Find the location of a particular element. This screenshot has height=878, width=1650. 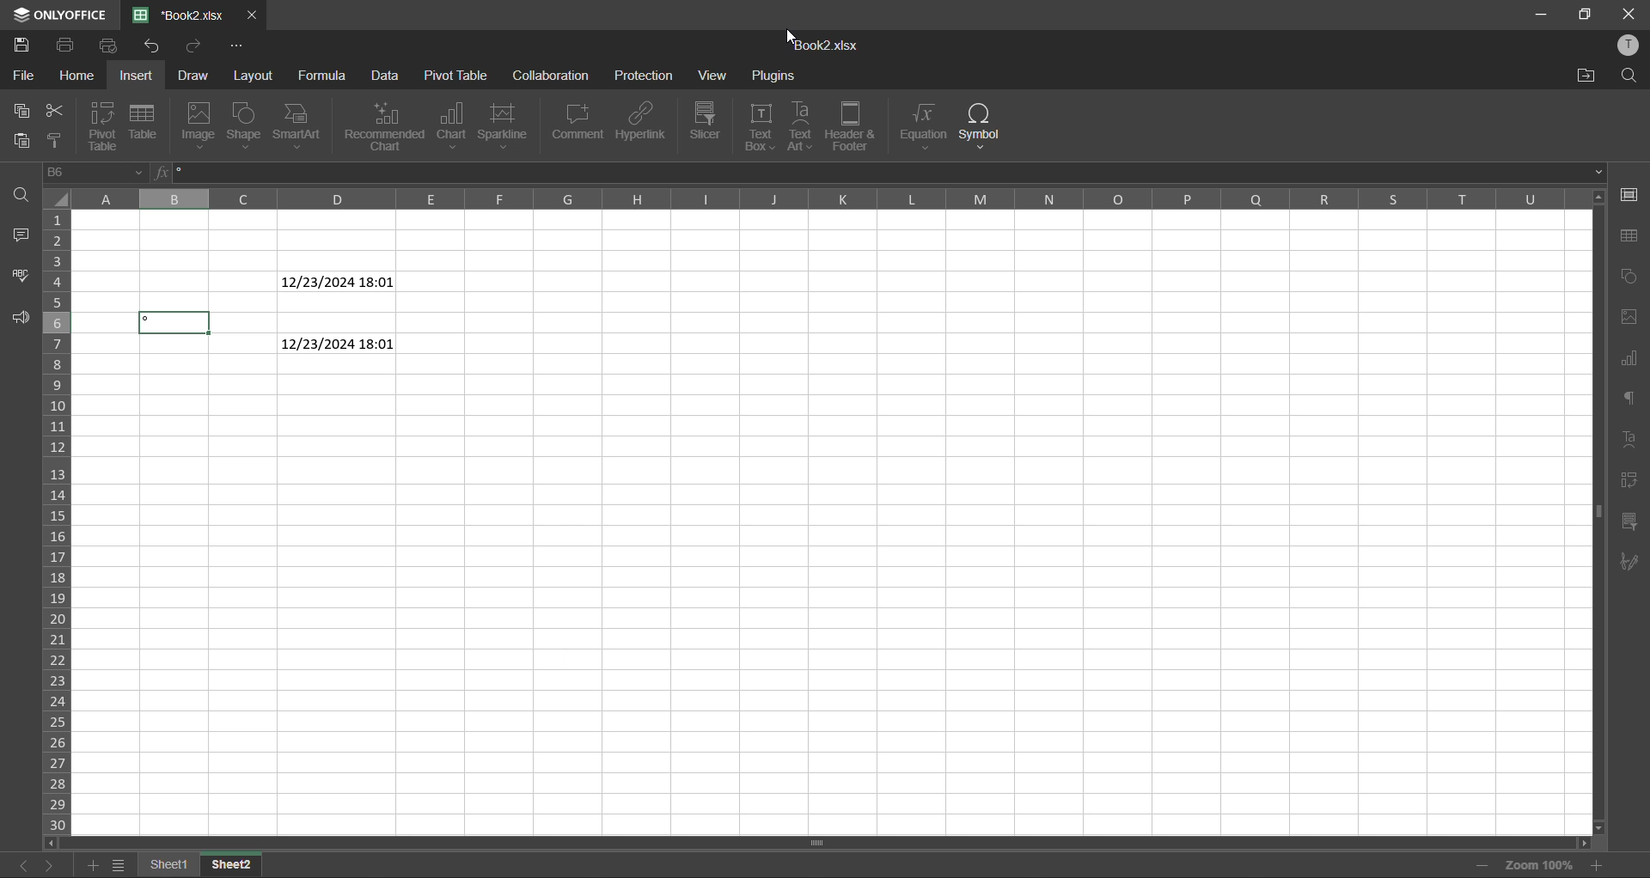

image is located at coordinates (199, 126).